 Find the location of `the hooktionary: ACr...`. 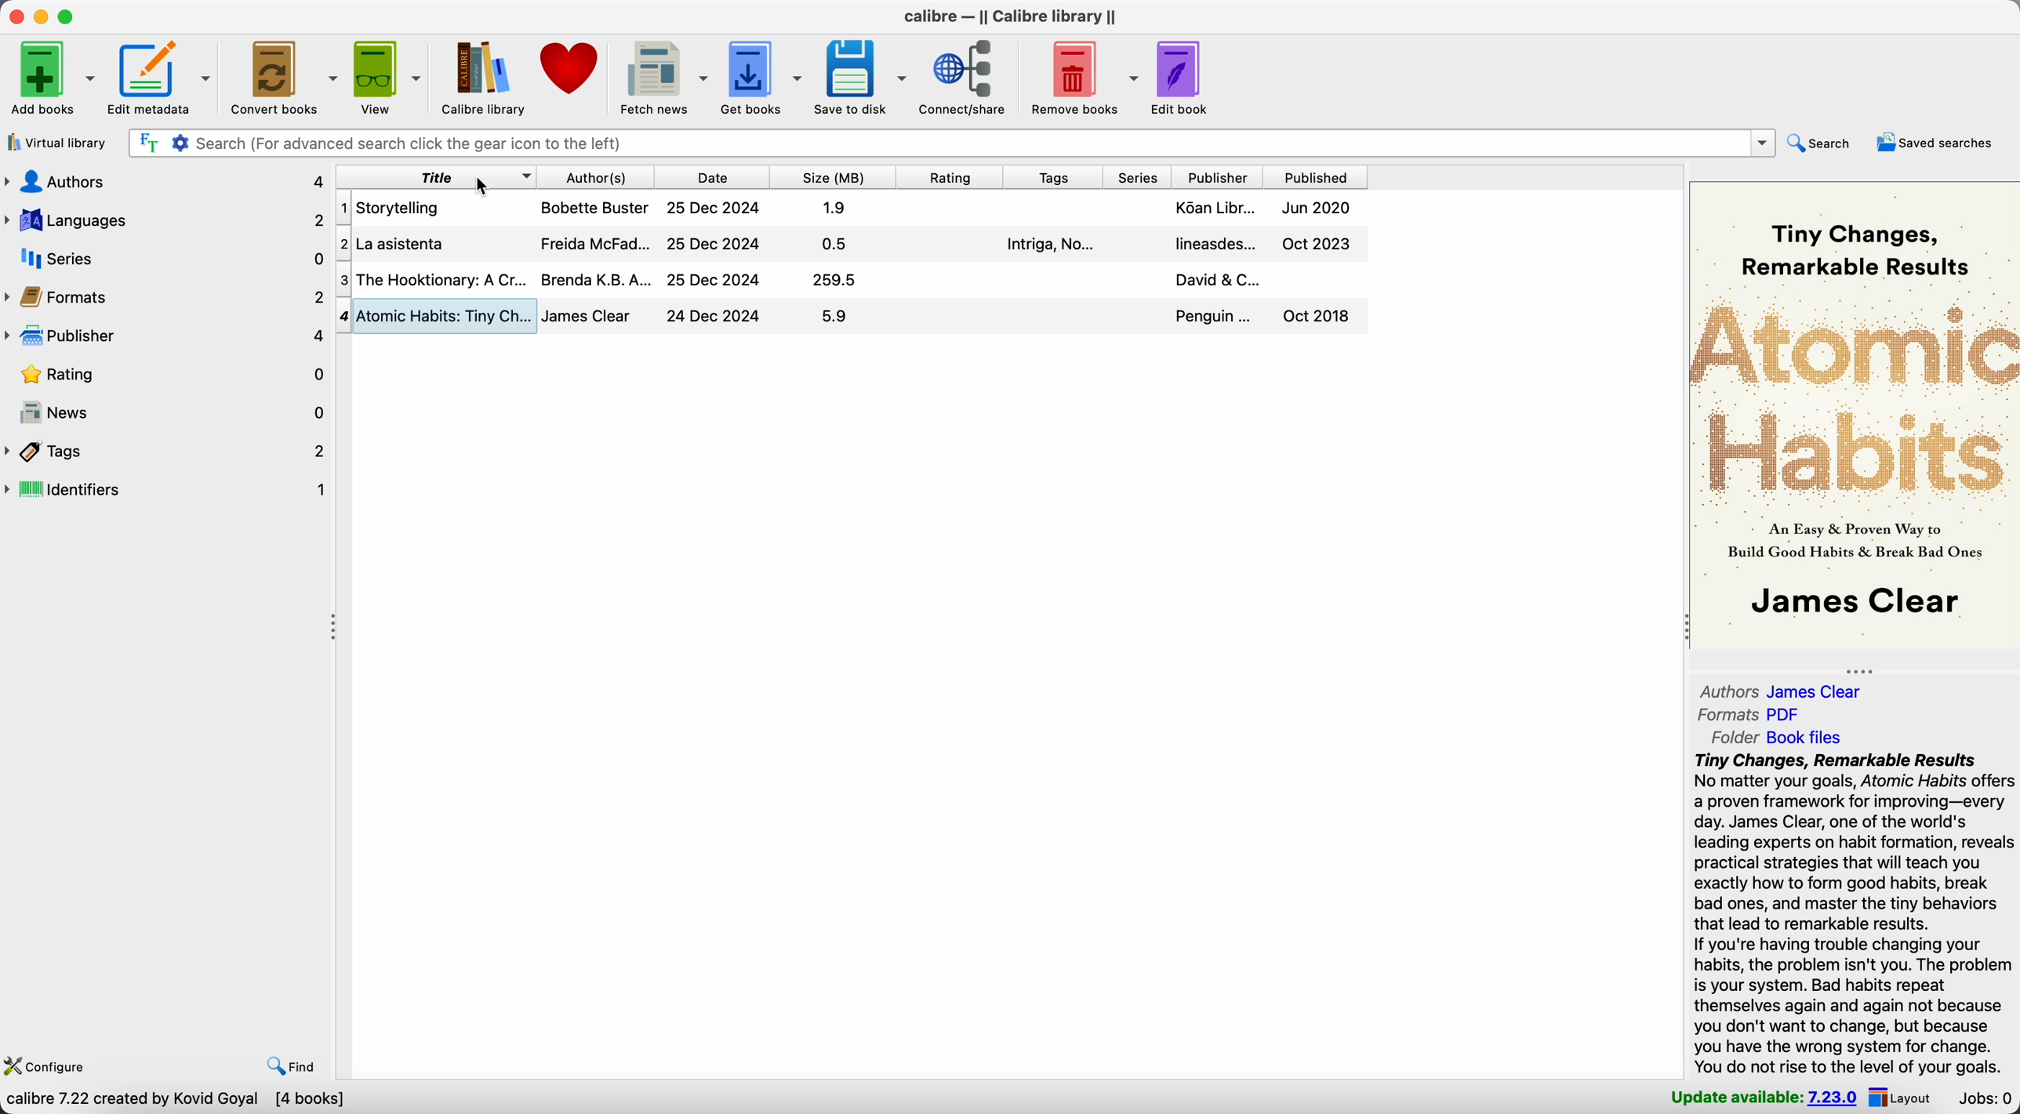

the hooktionary: ACr... is located at coordinates (445, 278).